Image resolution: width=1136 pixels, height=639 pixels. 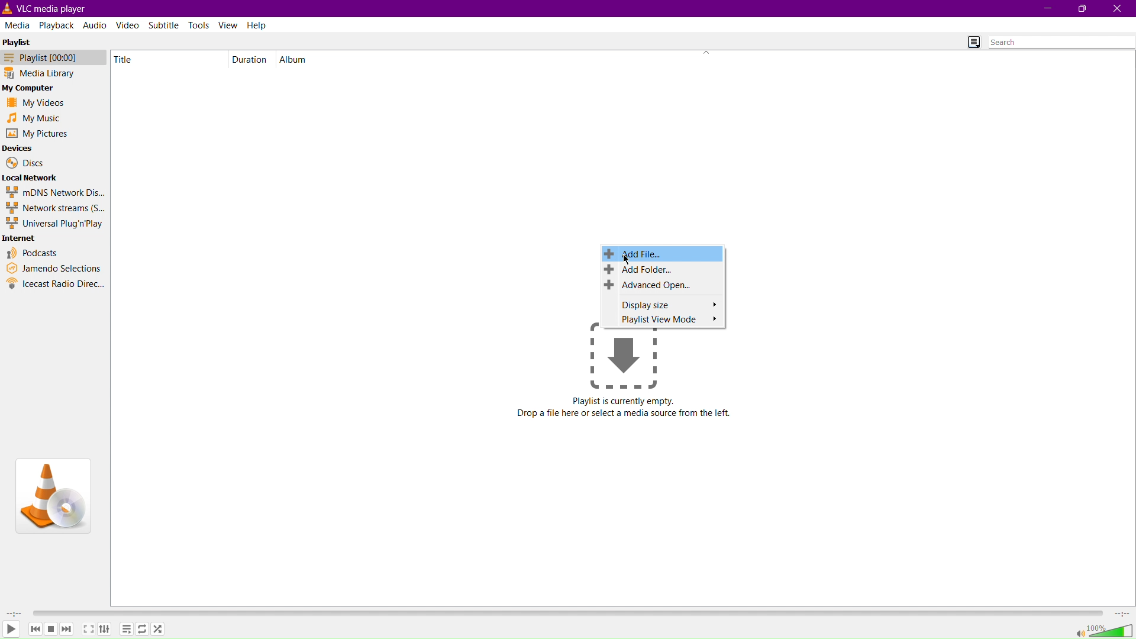 What do you see at coordinates (57, 8) in the screenshot?
I see `VLC Media Player` at bounding box center [57, 8].